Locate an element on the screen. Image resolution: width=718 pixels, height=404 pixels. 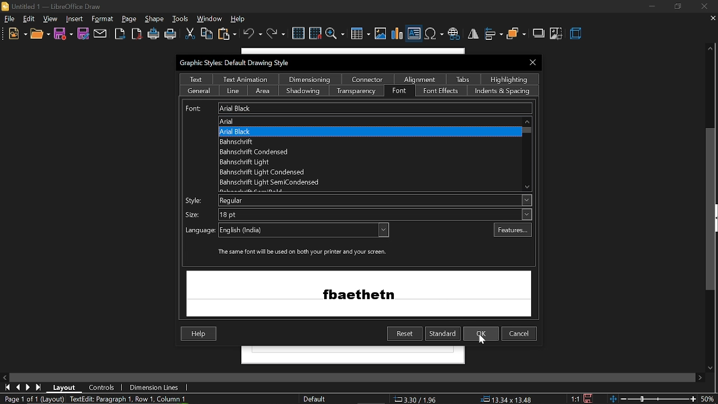
font effects is located at coordinates (440, 91).